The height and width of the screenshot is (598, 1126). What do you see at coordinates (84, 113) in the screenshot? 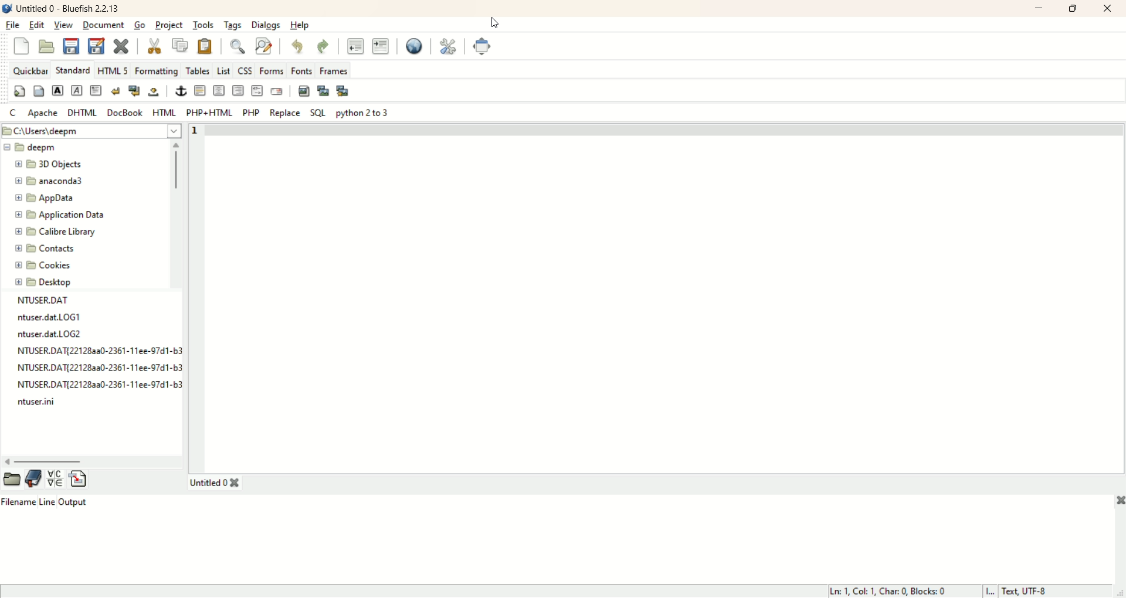
I see `DHTML` at bounding box center [84, 113].